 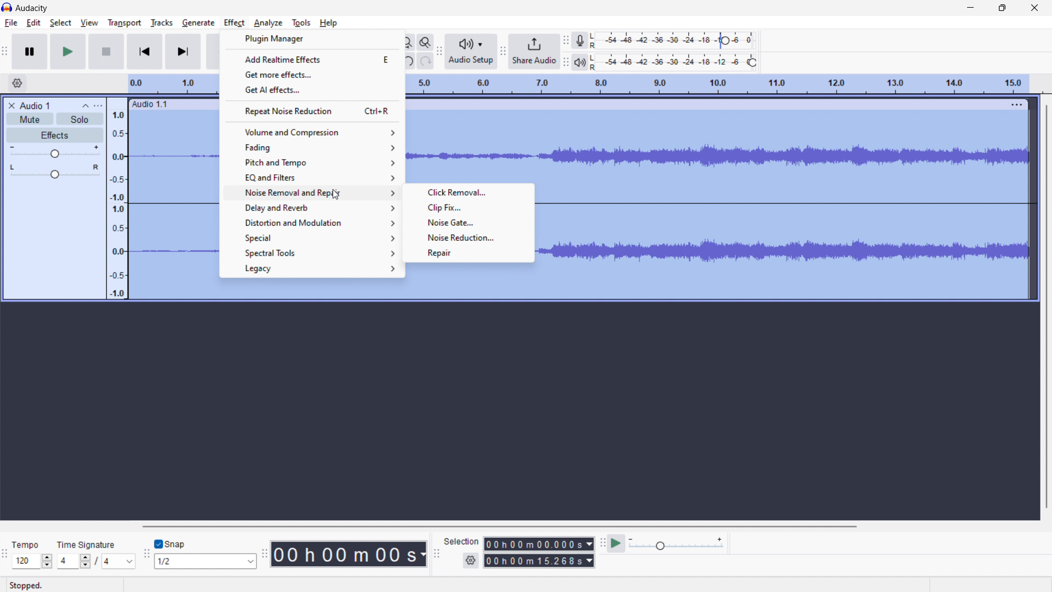 What do you see at coordinates (310, 207) in the screenshot?
I see `delay and reverb` at bounding box center [310, 207].